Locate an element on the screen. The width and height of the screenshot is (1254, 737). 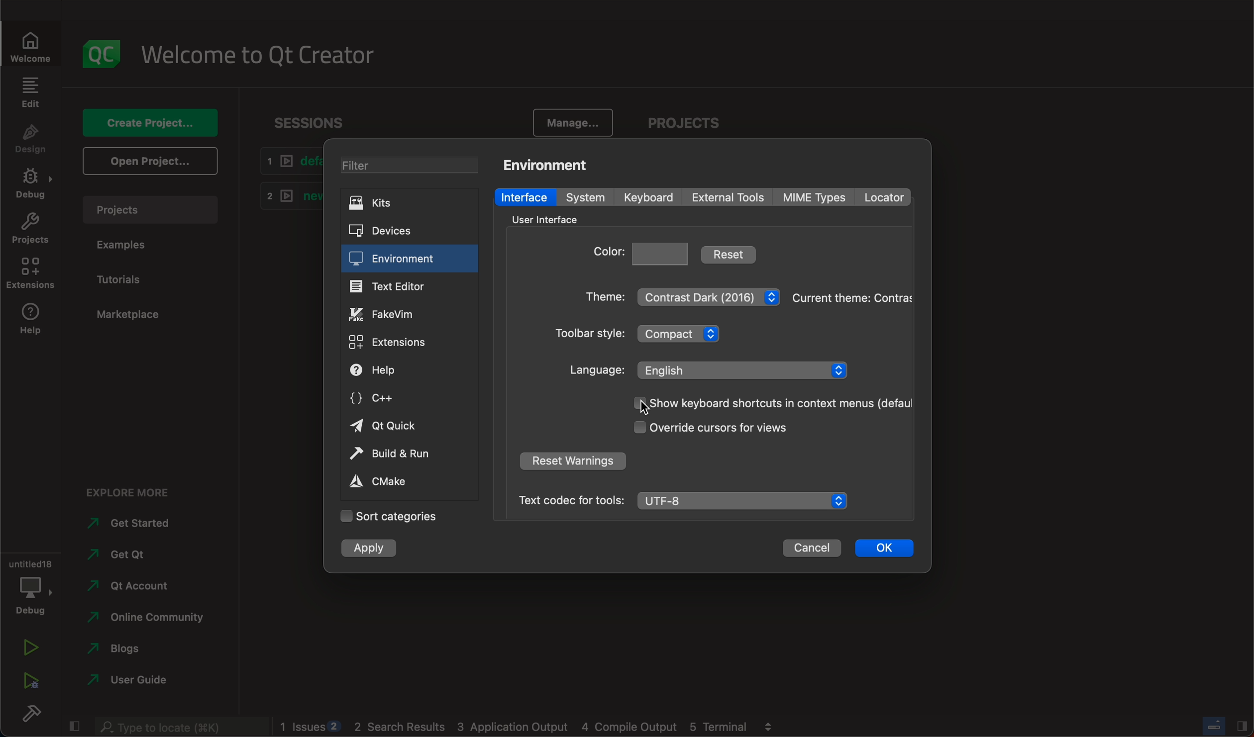
manage is located at coordinates (564, 120).